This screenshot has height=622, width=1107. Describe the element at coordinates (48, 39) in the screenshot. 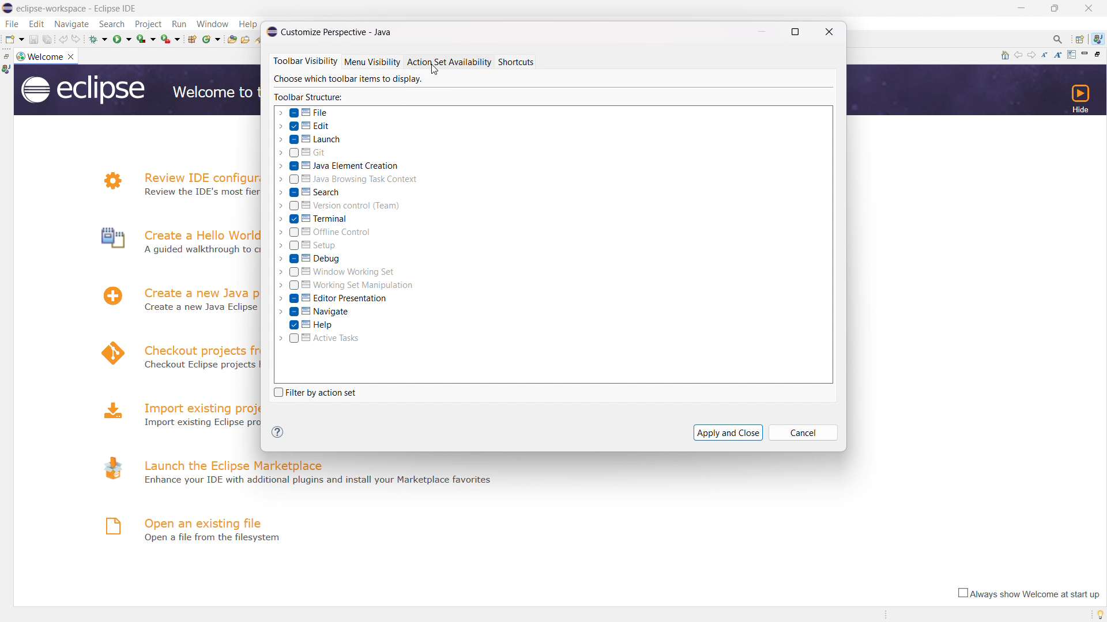

I see `save all` at that location.